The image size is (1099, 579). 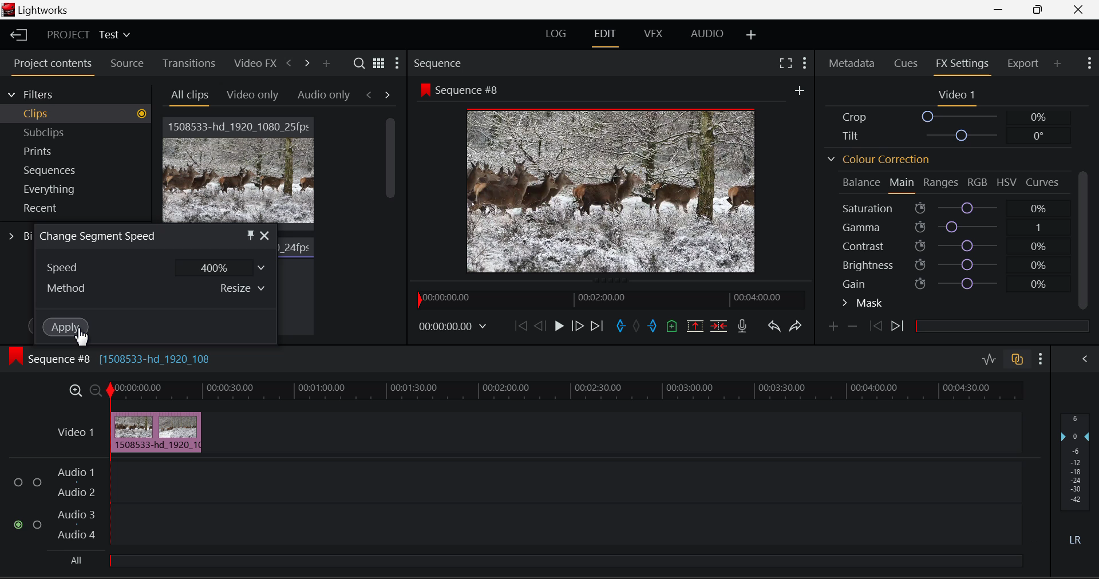 What do you see at coordinates (1007, 183) in the screenshot?
I see `HSV` at bounding box center [1007, 183].